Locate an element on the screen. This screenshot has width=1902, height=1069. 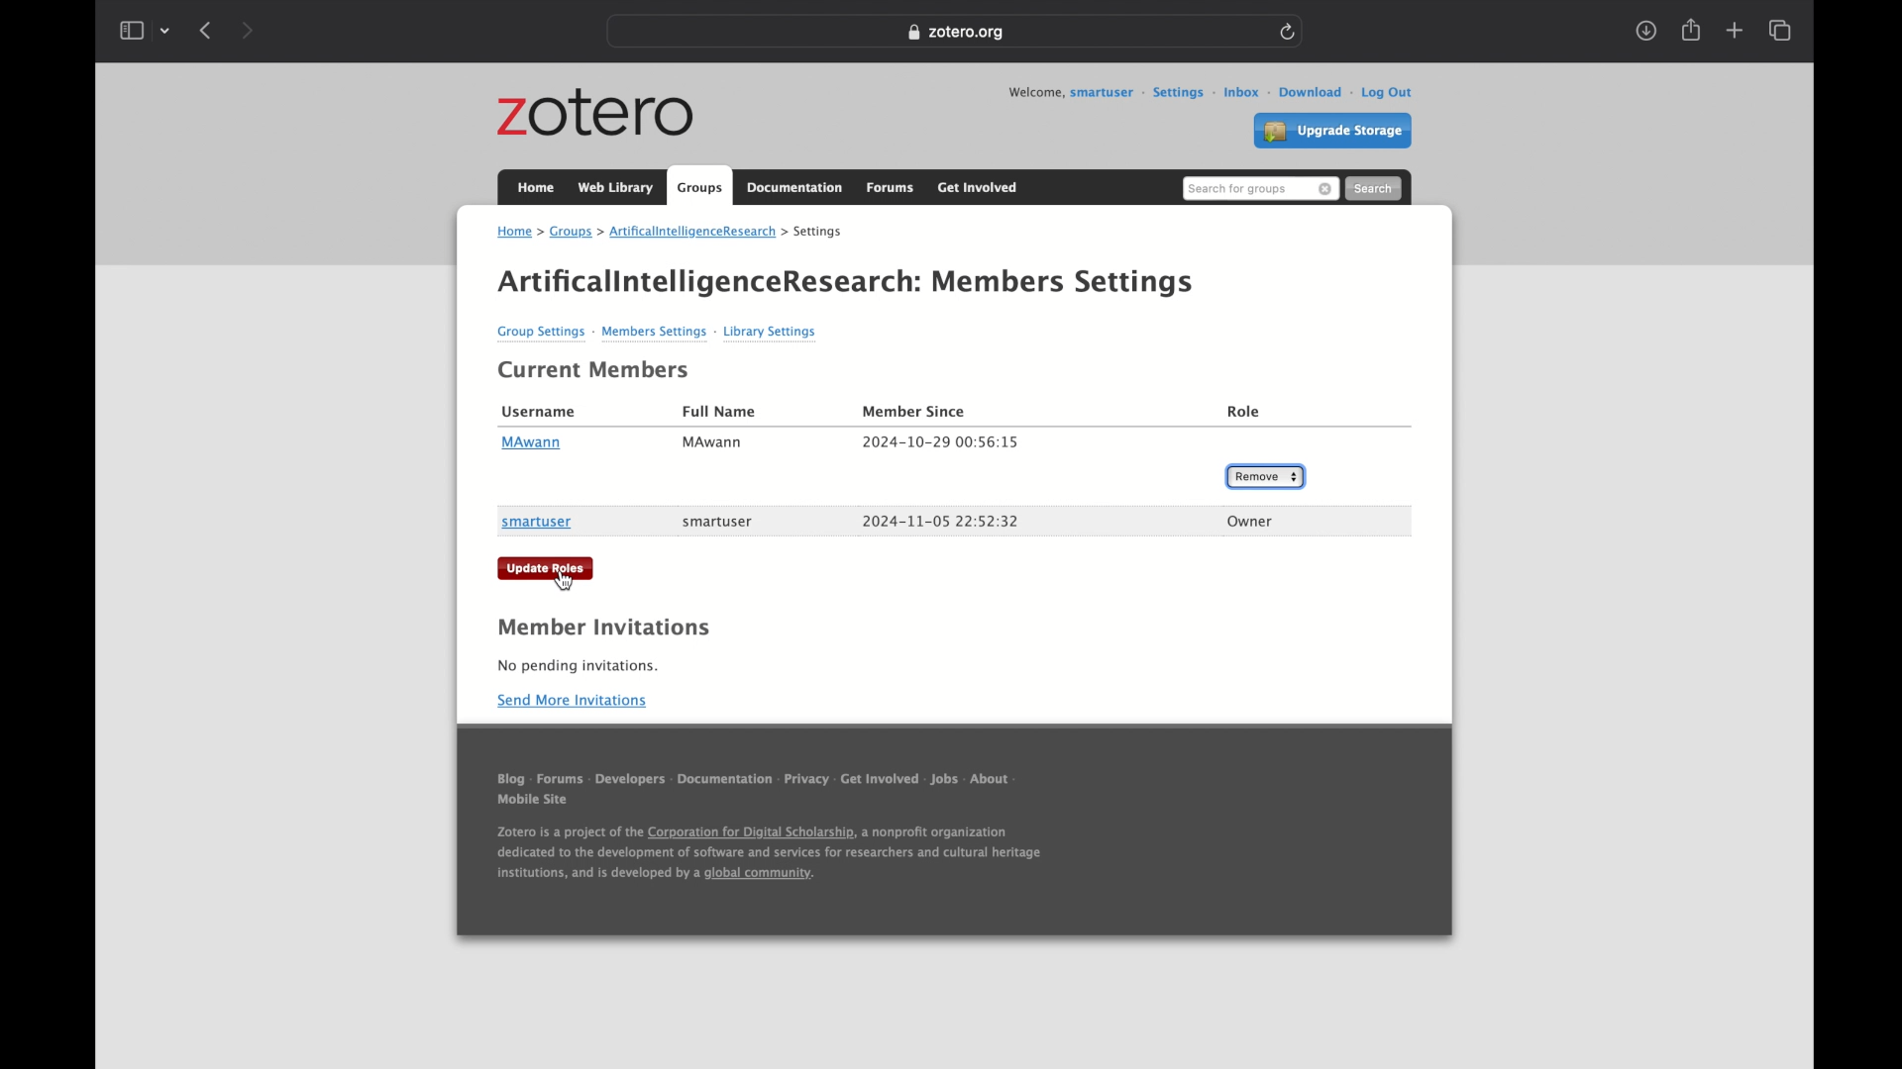
library settings is located at coordinates (770, 333).